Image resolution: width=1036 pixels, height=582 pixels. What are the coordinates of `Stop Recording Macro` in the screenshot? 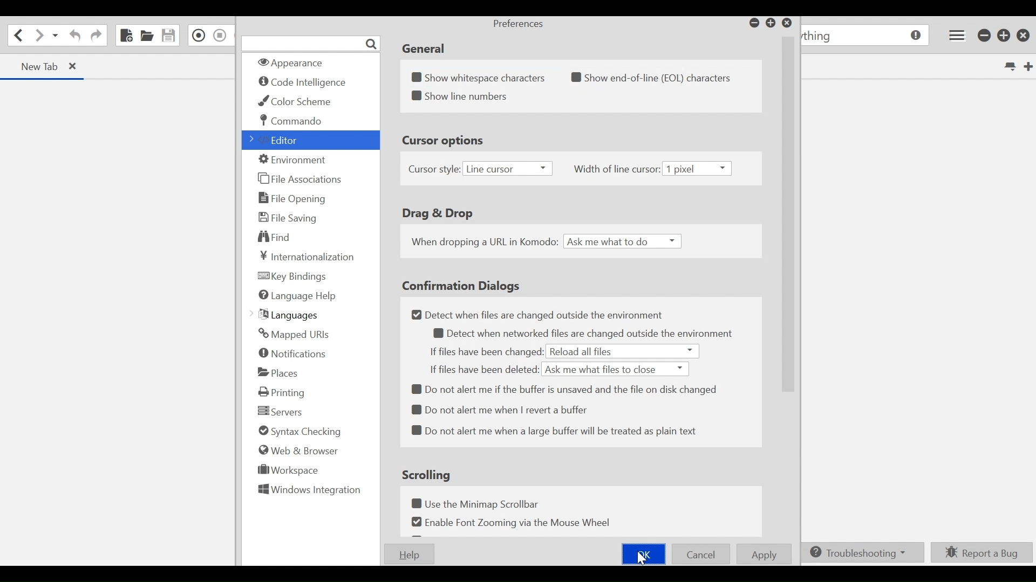 It's located at (220, 35).